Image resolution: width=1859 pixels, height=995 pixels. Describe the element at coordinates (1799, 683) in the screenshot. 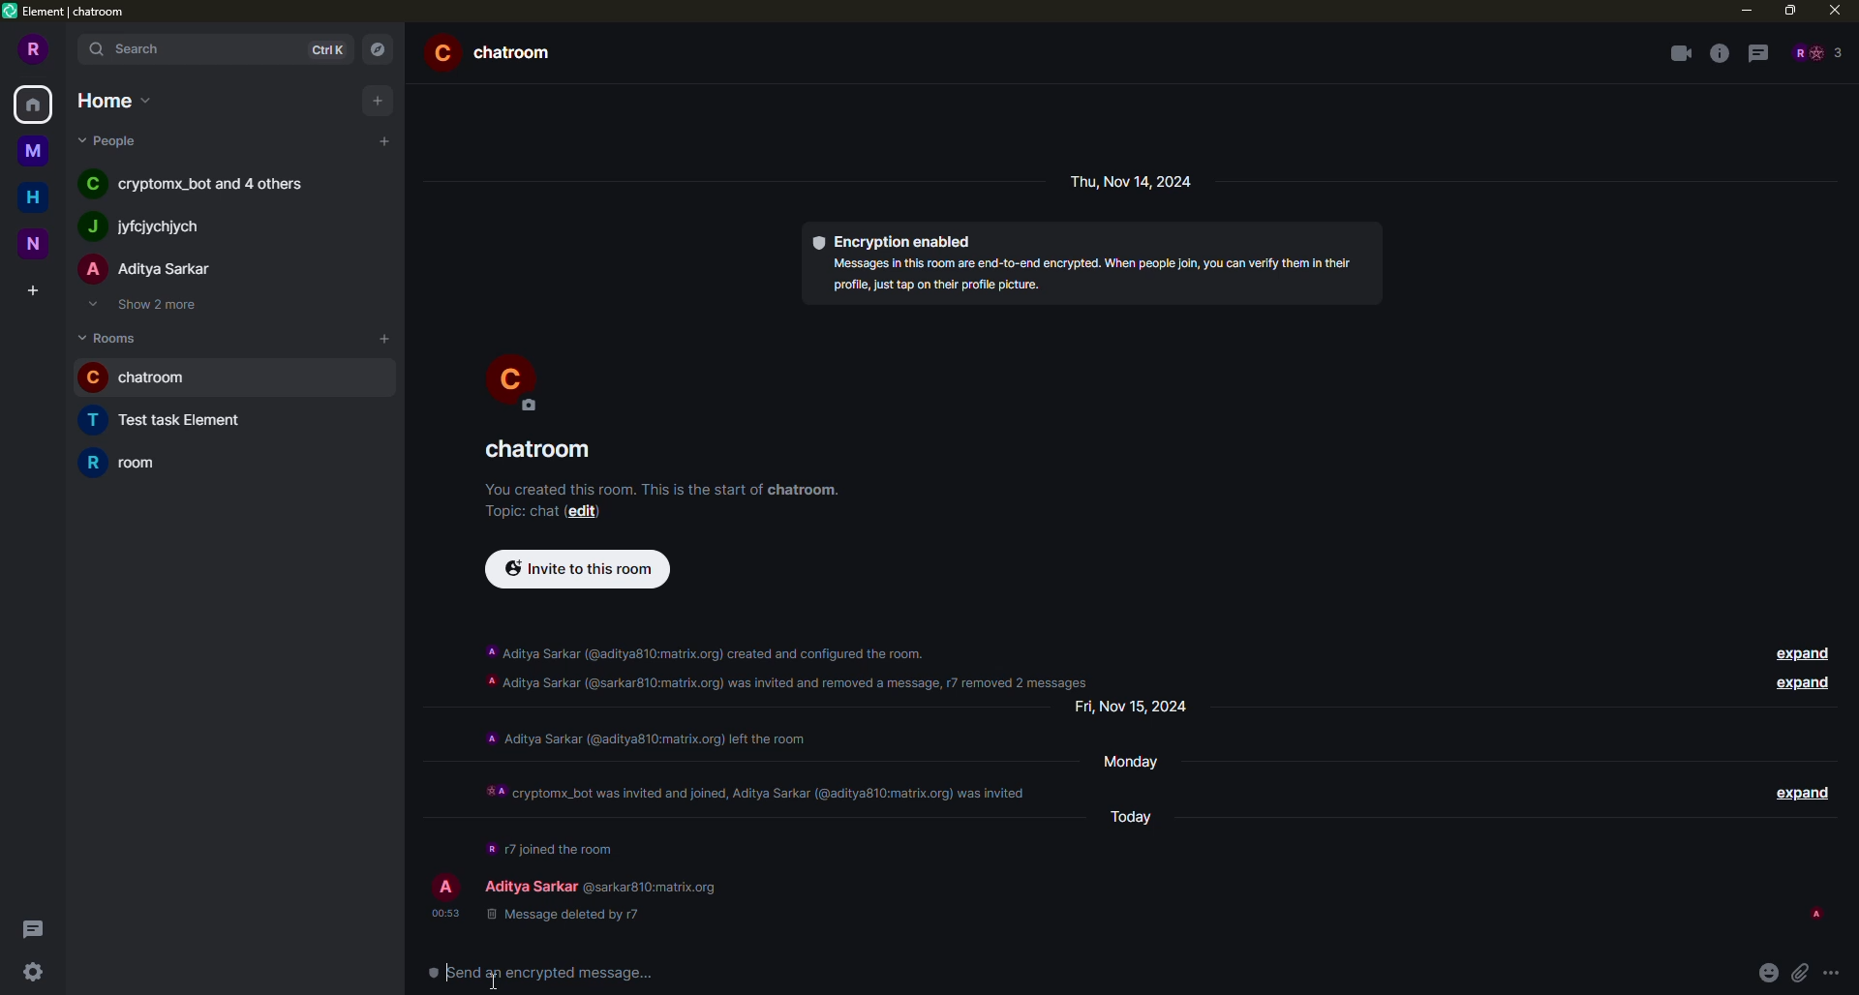

I see `expand` at that location.